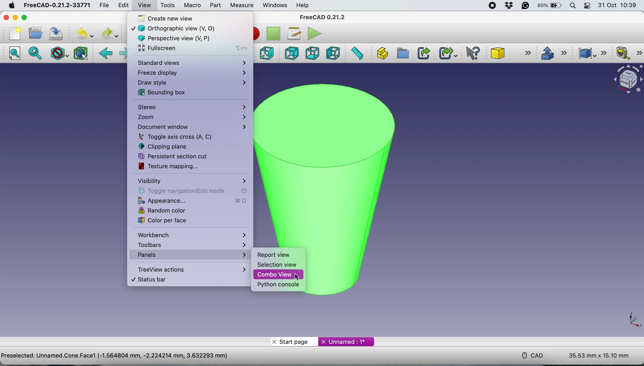 The height and width of the screenshot is (366, 644). Describe the element at coordinates (33, 17) in the screenshot. I see `maximise` at that location.